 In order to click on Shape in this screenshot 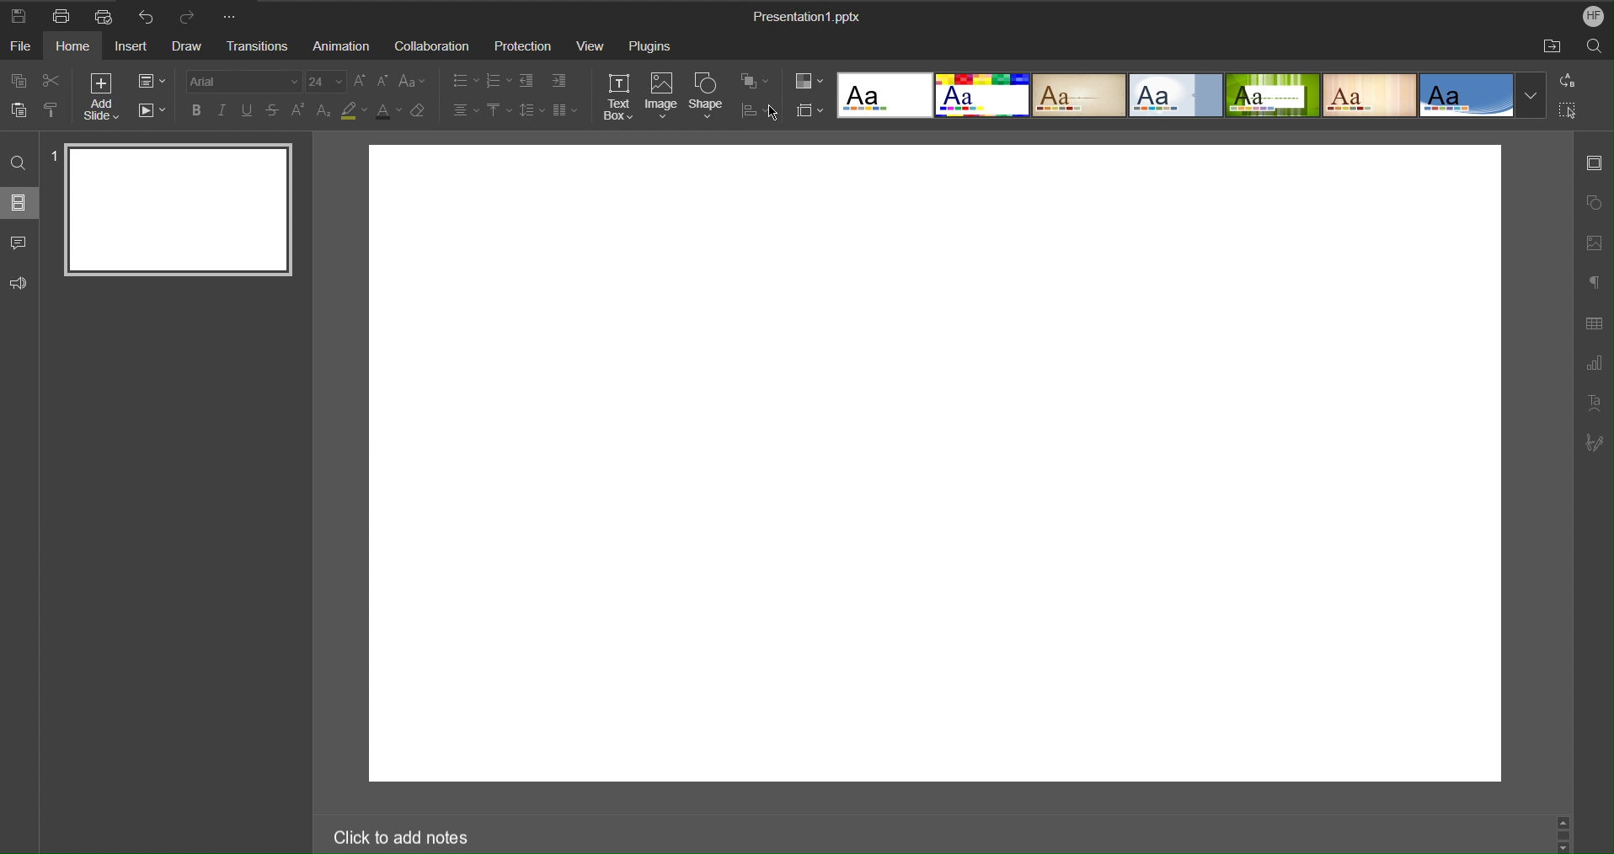, I will do `click(706, 97)`.